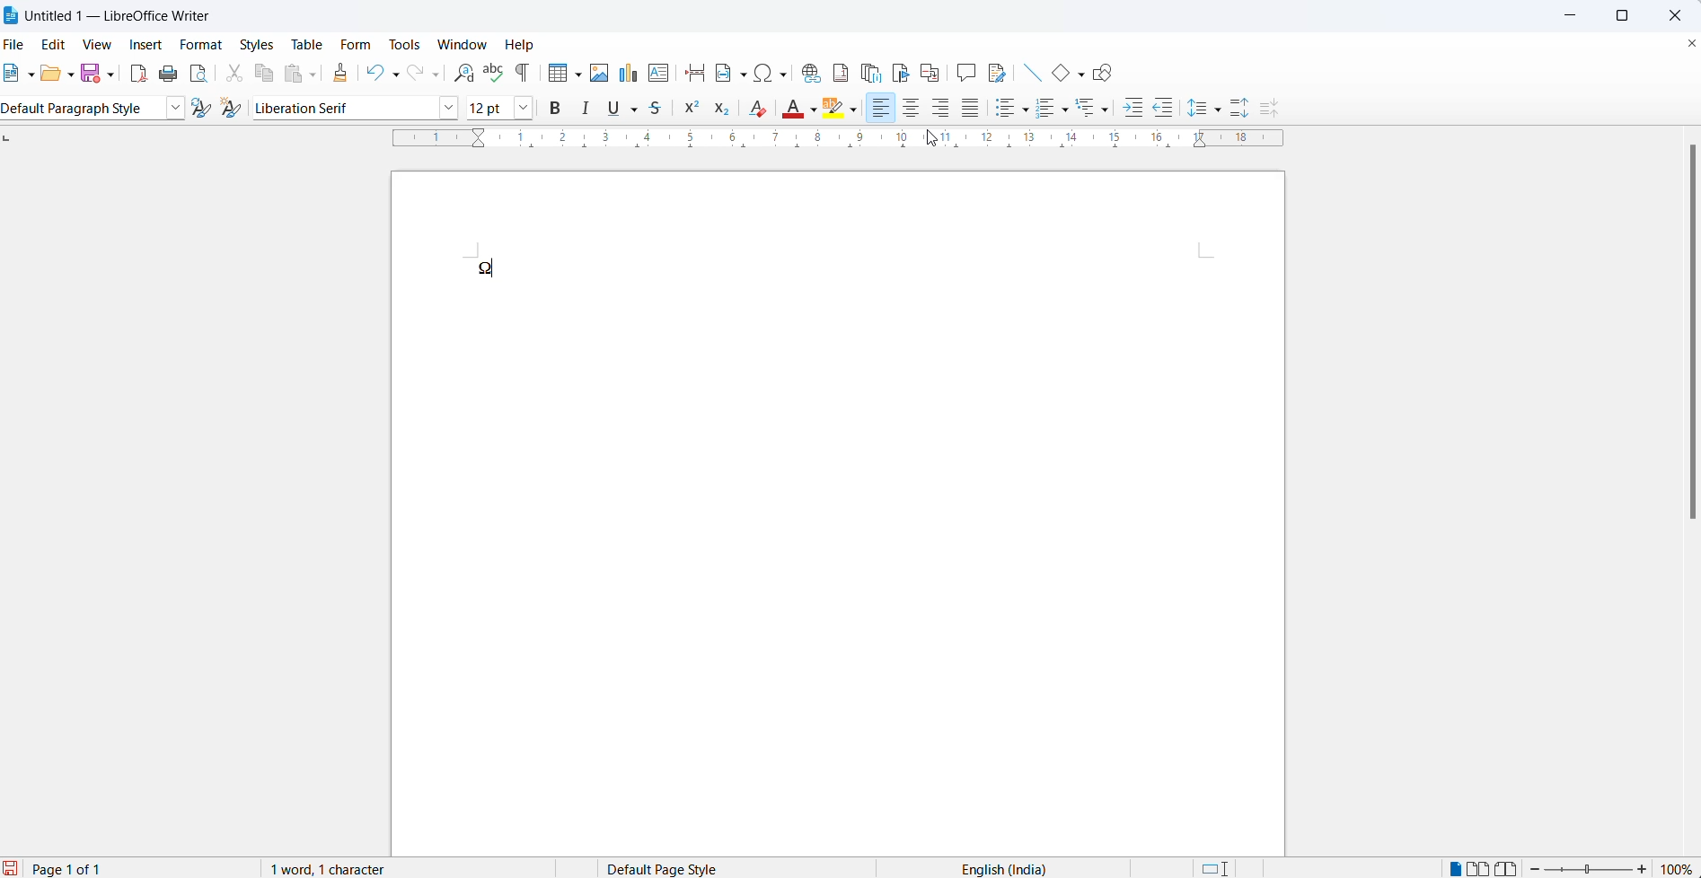 The height and width of the screenshot is (878, 1701). Describe the element at coordinates (524, 108) in the screenshot. I see `font size options` at that location.